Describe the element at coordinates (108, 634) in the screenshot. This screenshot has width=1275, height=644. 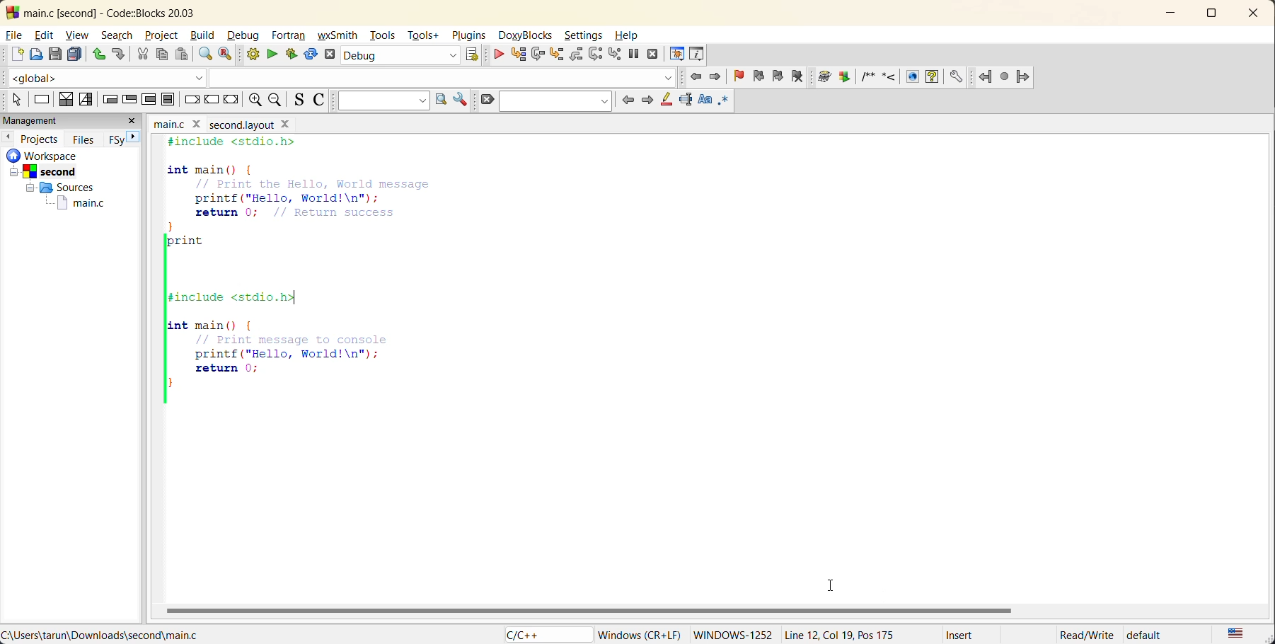
I see `file location` at that location.